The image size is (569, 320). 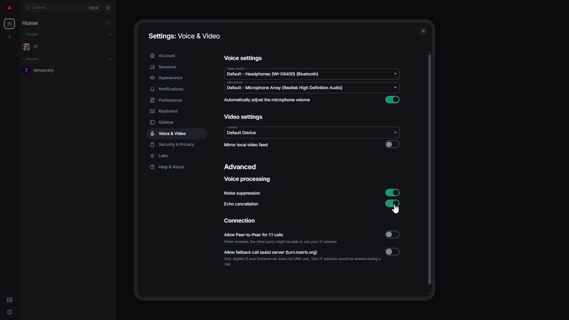 What do you see at coordinates (268, 100) in the screenshot?
I see `automatically adjust the microphone volume` at bounding box center [268, 100].